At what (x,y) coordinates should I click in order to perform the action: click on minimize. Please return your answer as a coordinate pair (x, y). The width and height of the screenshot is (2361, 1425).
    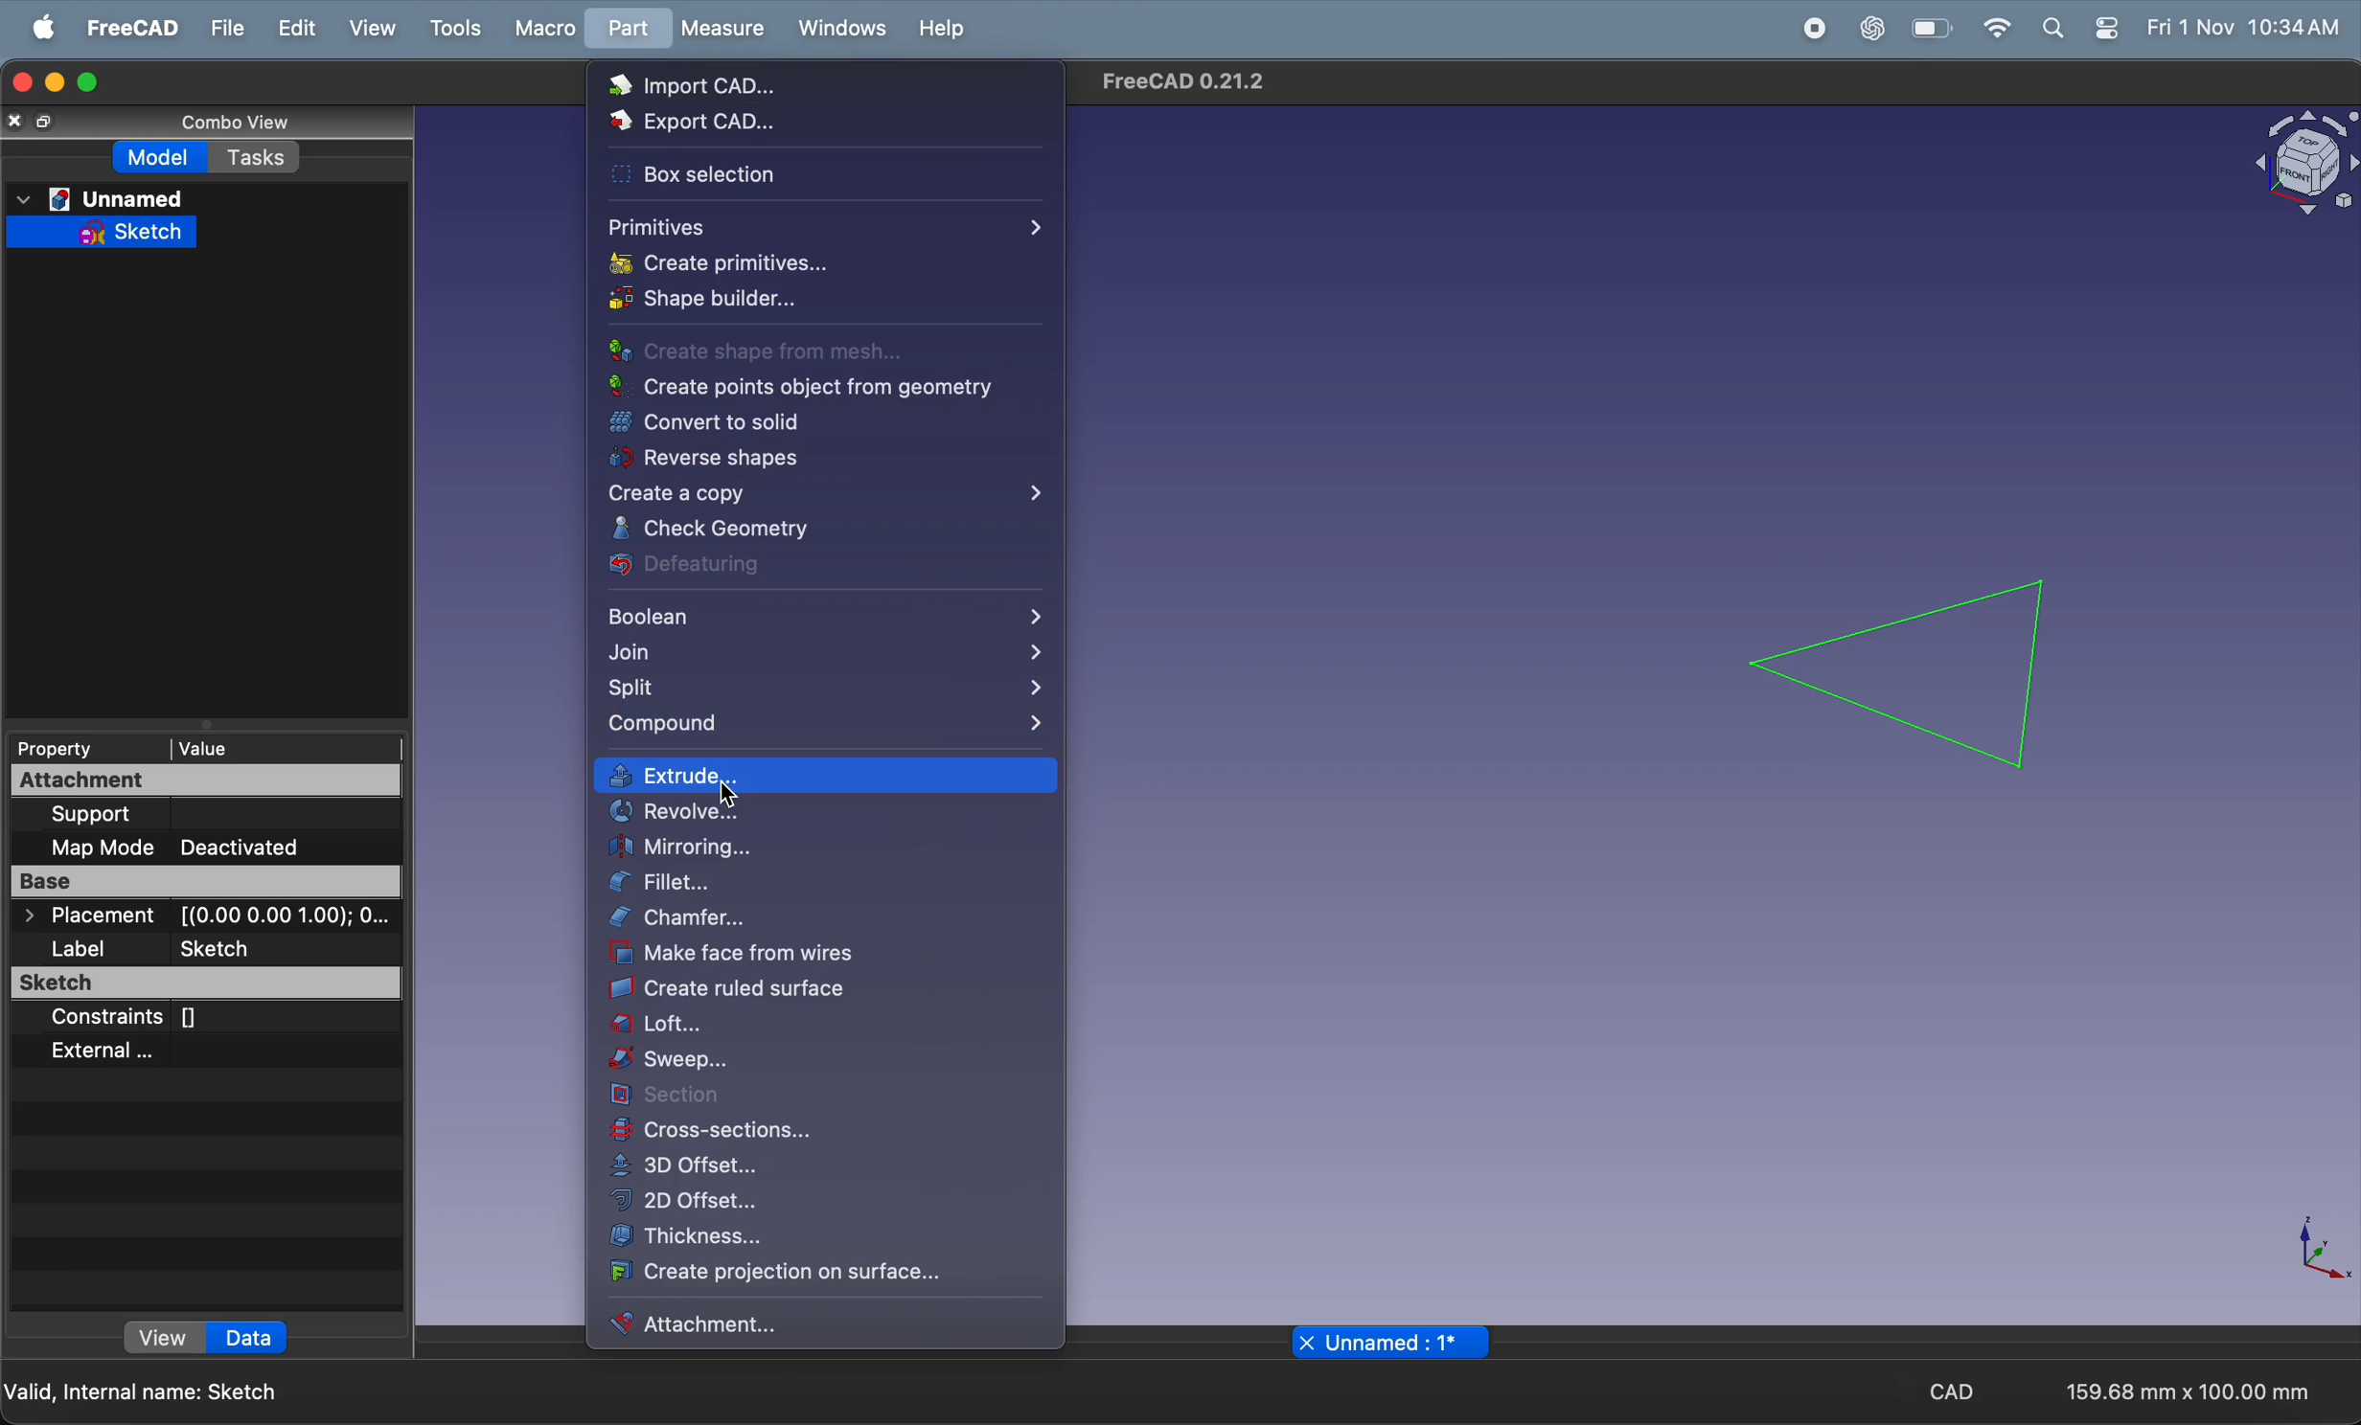
    Looking at the image, I should click on (54, 83).